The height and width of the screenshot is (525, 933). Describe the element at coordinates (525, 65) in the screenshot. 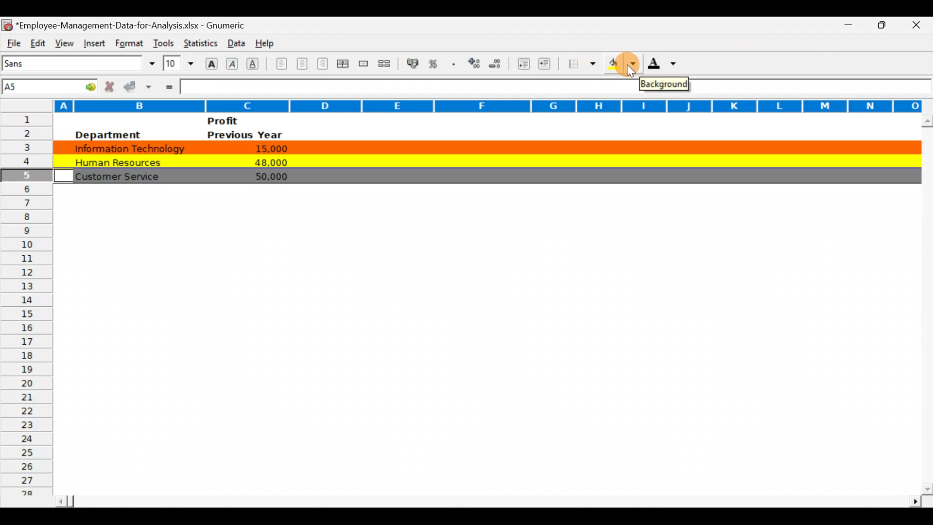

I see `Decrease indent, align contents to the left` at that location.